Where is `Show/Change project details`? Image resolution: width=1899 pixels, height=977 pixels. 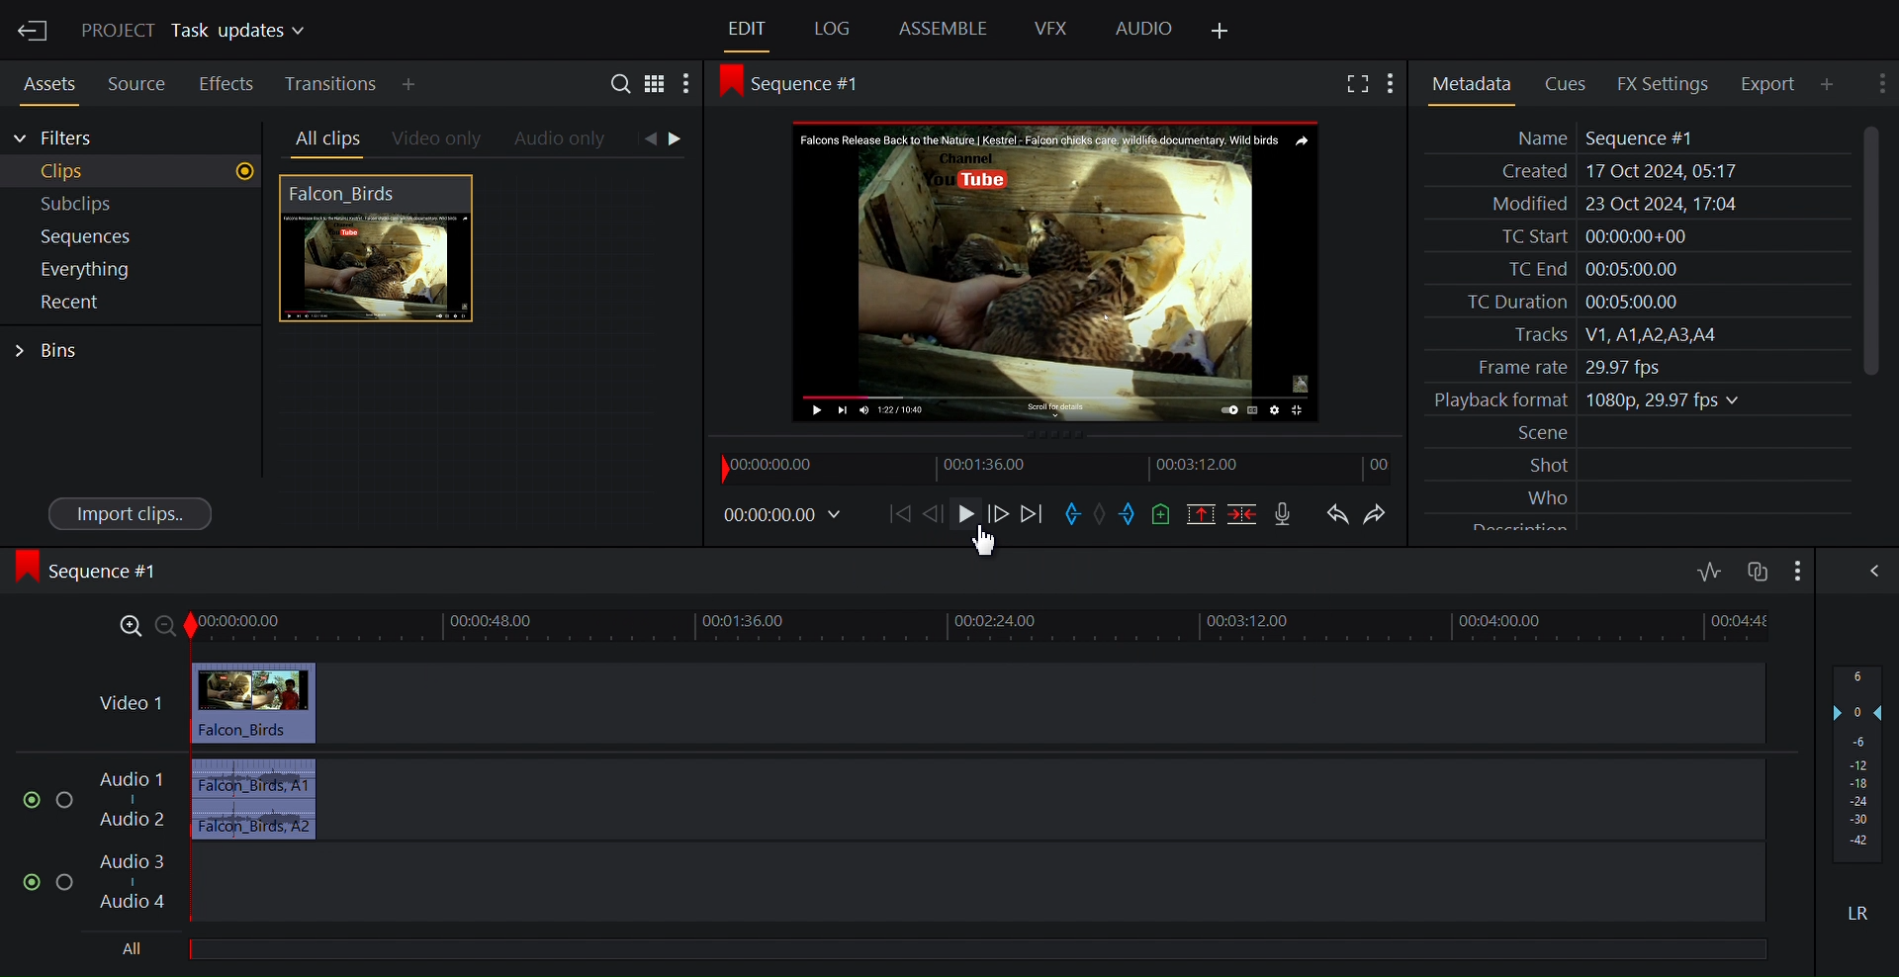 Show/Change project details is located at coordinates (198, 32).